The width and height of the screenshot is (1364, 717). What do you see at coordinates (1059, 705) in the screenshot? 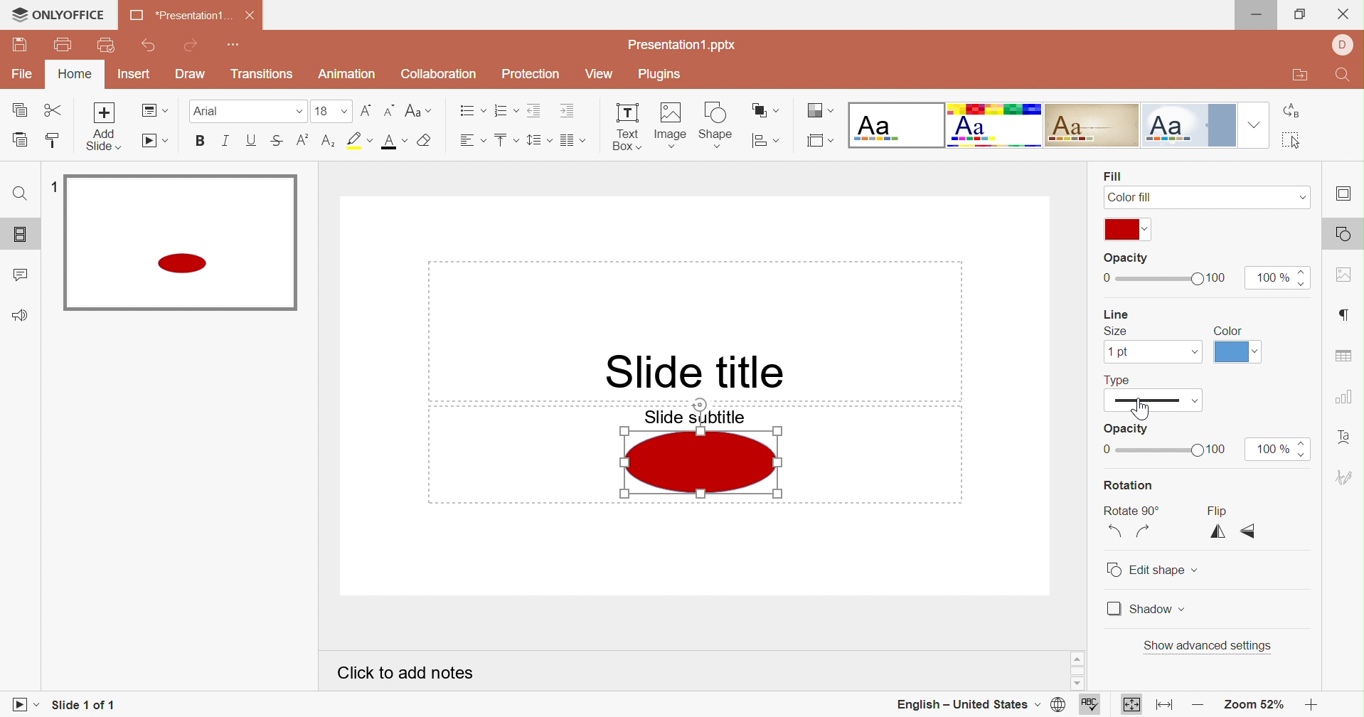
I see `Set document language` at bounding box center [1059, 705].